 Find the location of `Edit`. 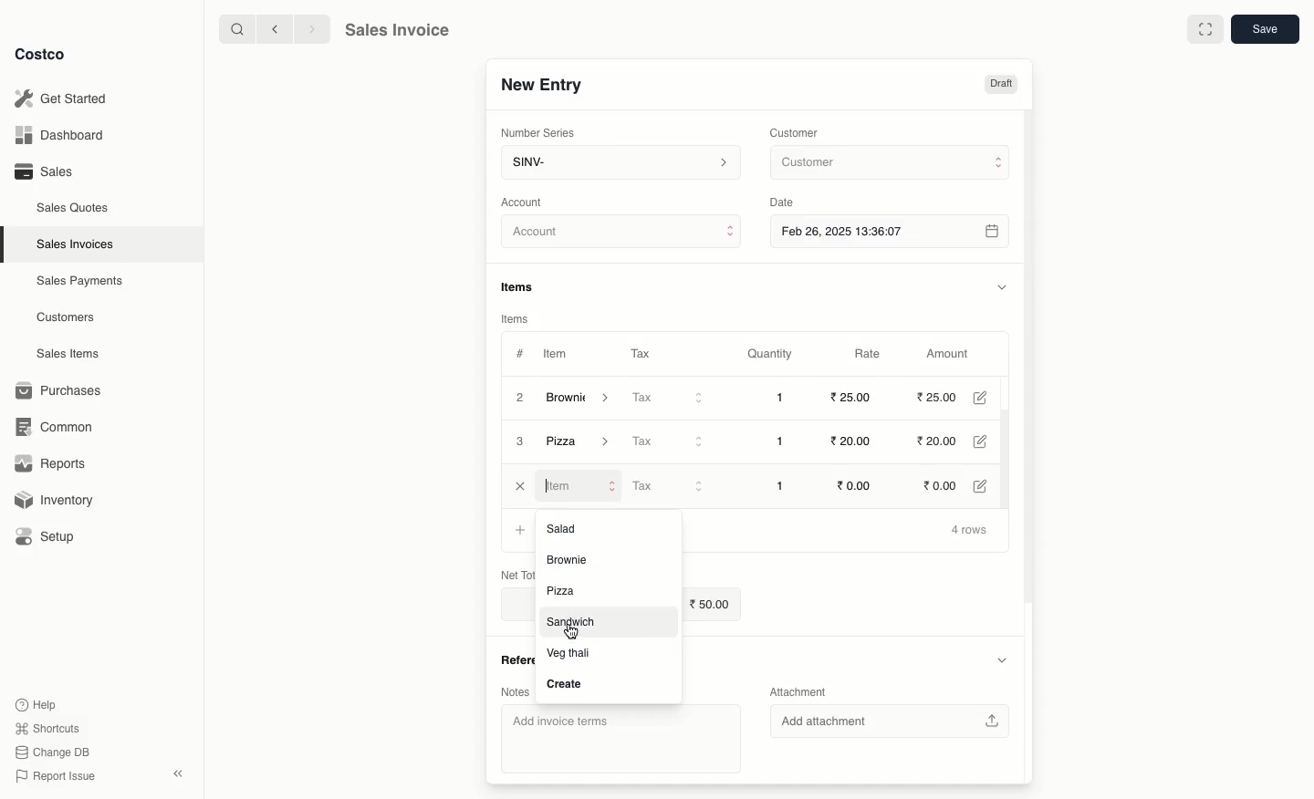

Edit is located at coordinates (987, 398).